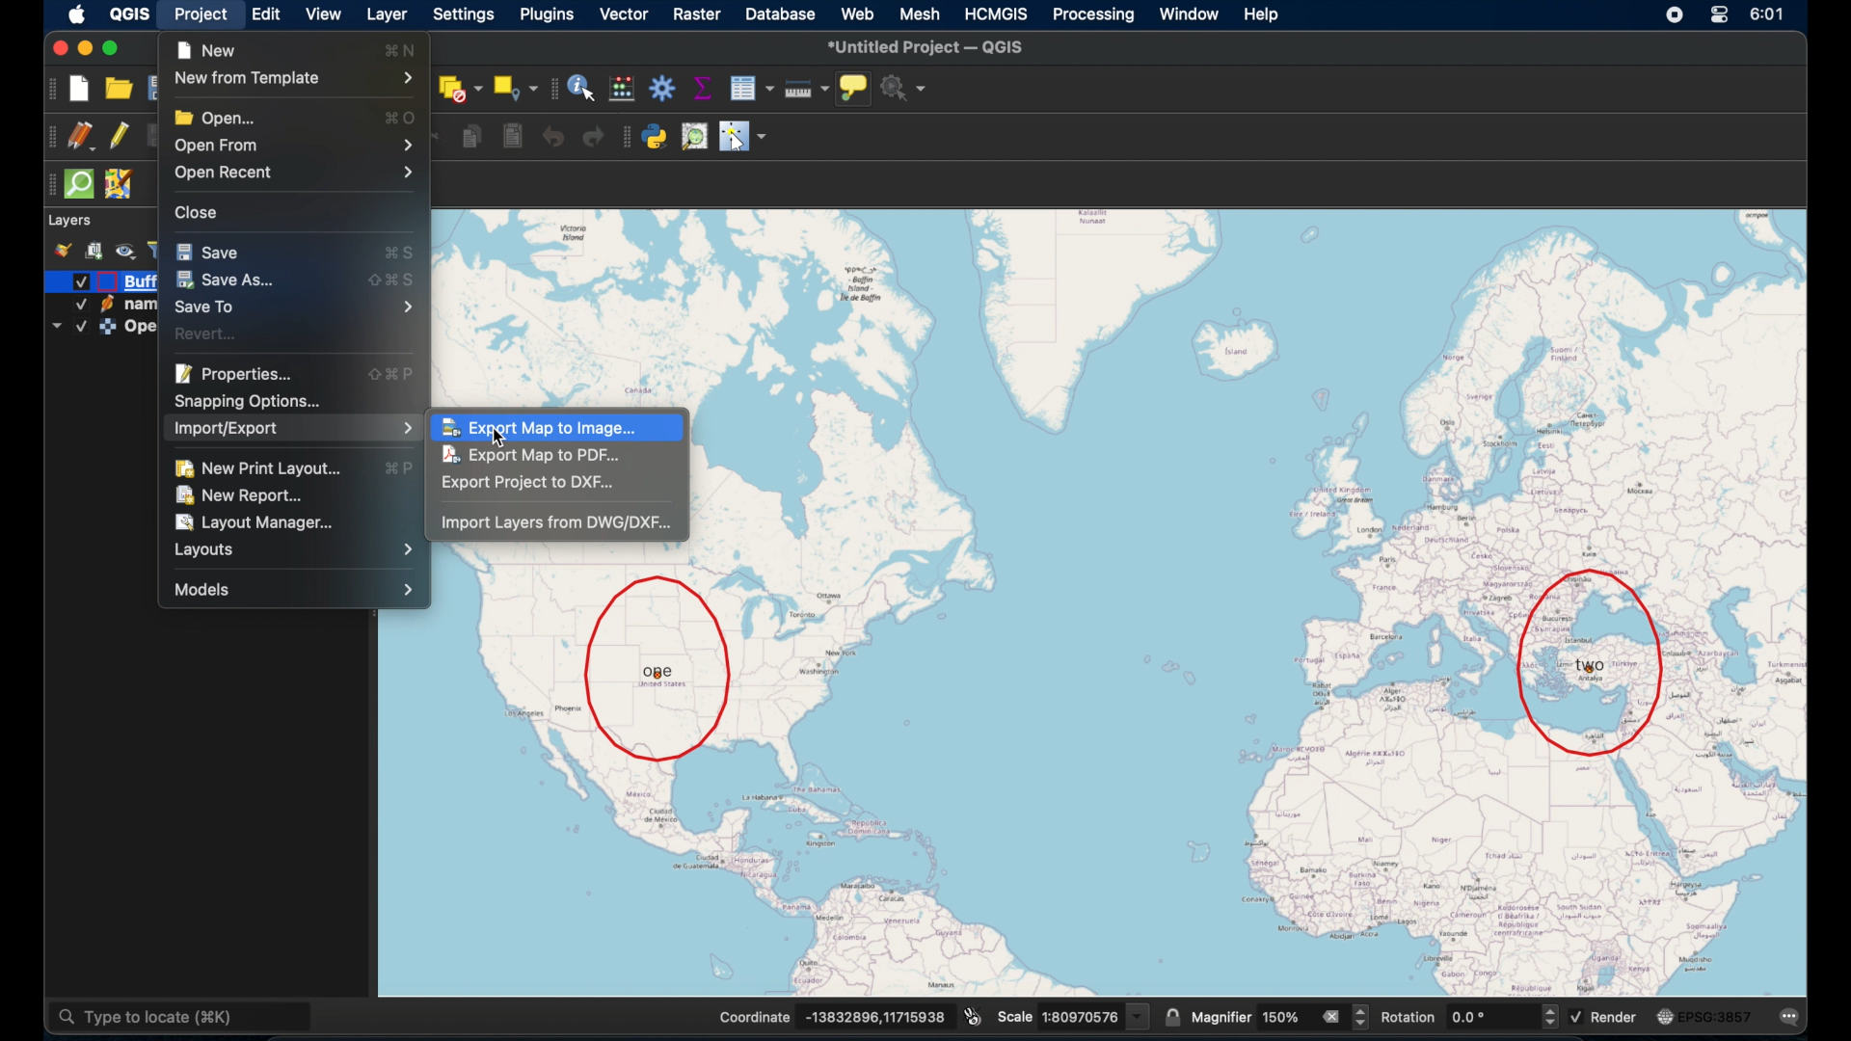 The width and height of the screenshot is (1851, 1041). What do you see at coordinates (930, 47) in the screenshot?
I see `*untitled project - QGIS` at bounding box center [930, 47].